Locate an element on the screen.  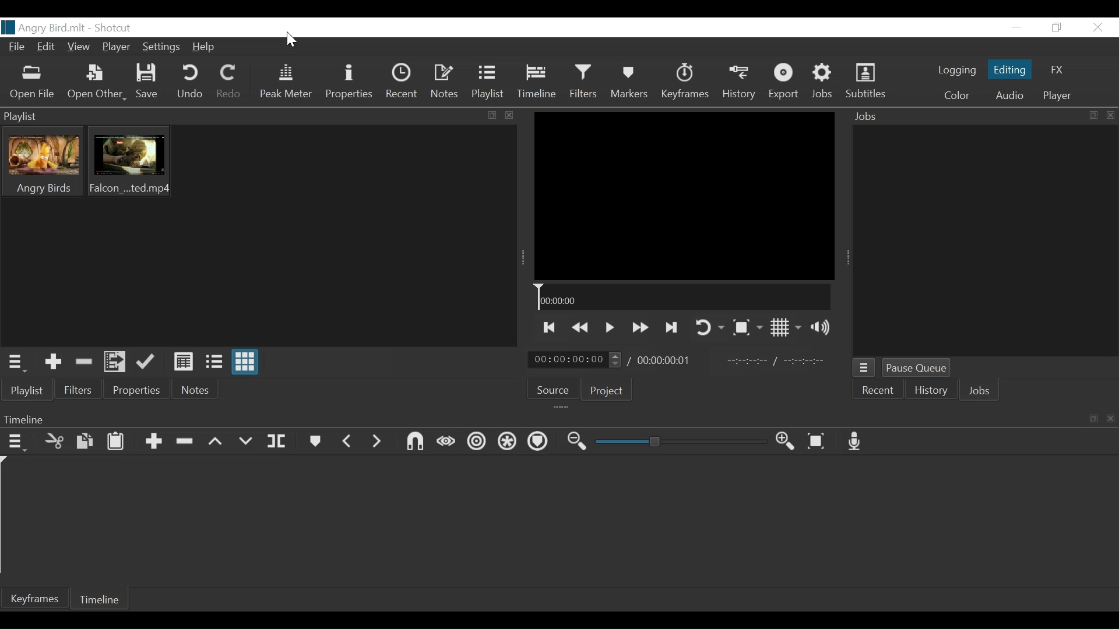
Skip to the next point is located at coordinates (671, 327).